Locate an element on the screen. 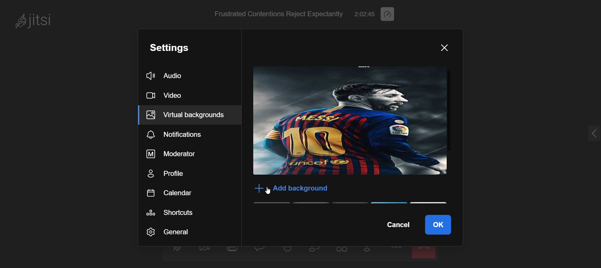 This screenshot has height=268, width=601. cursor is located at coordinates (268, 191).